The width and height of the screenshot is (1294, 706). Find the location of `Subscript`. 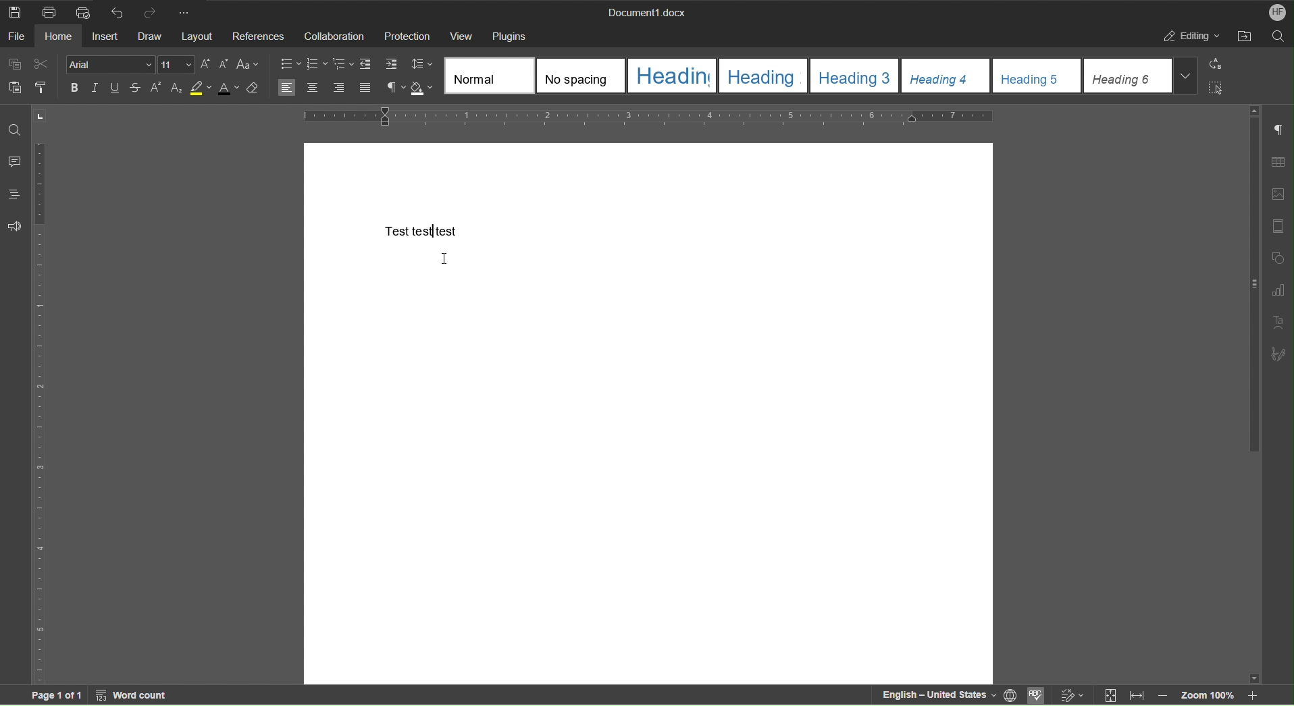

Subscript is located at coordinates (176, 88).